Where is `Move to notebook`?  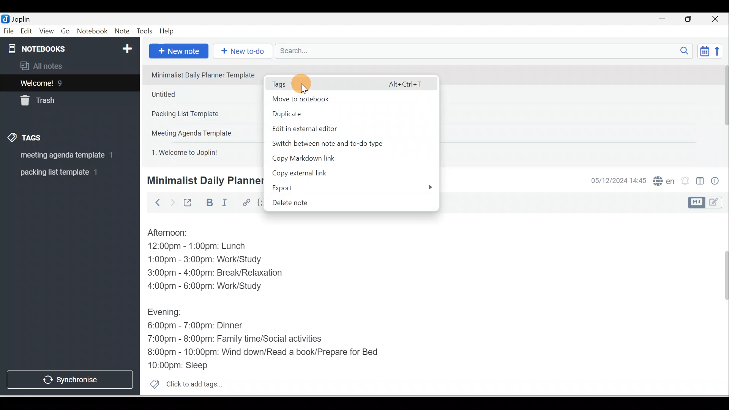
Move to notebook is located at coordinates (347, 98).